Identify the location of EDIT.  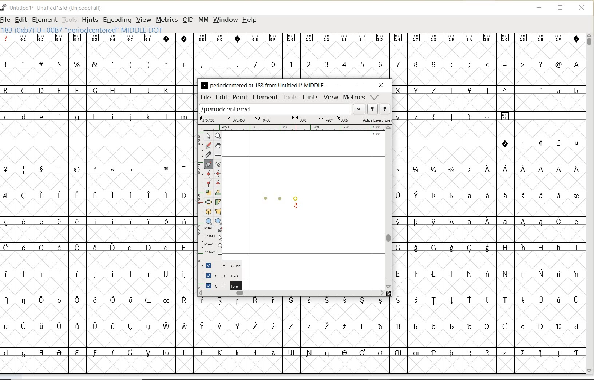
(21, 20).